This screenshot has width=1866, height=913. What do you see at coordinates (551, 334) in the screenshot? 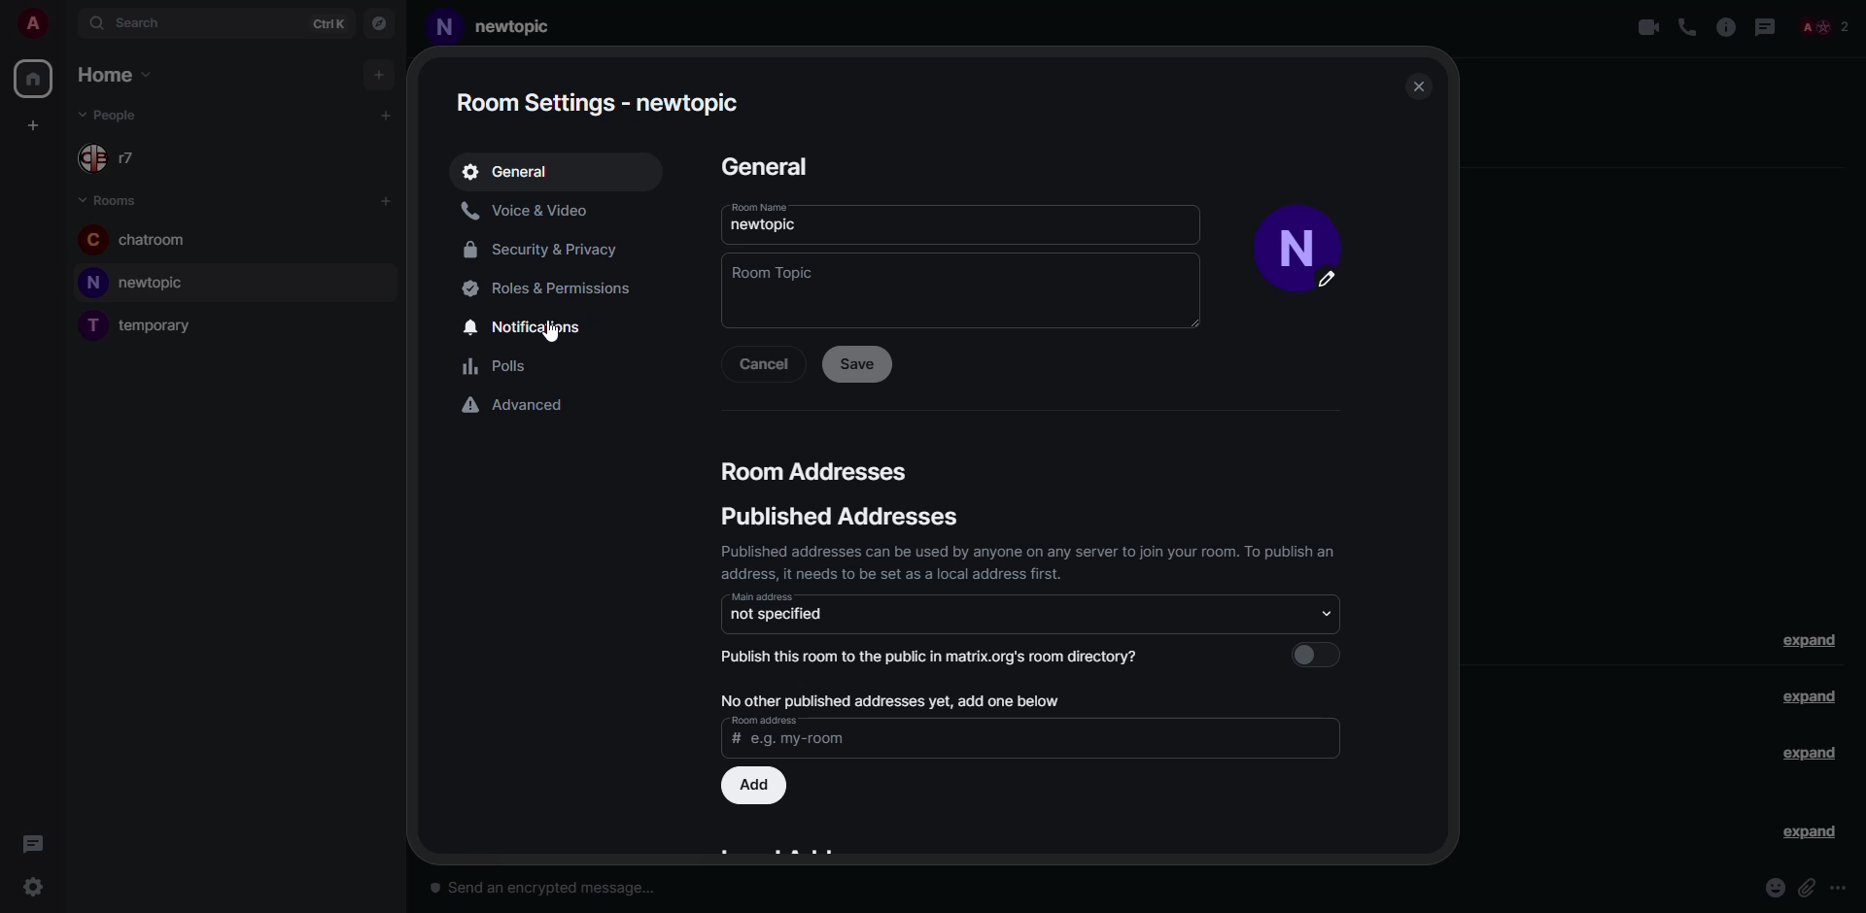
I see `cursor` at bounding box center [551, 334].